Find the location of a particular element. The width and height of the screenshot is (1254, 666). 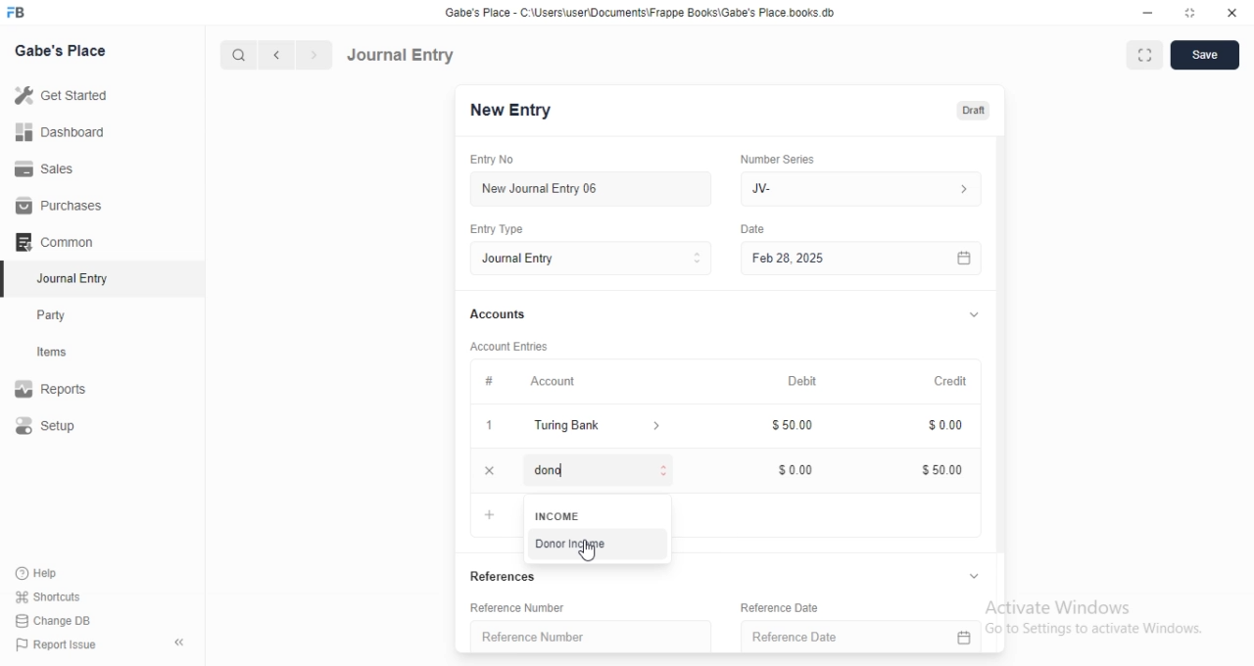

) Report Issue is located at coordinates (58, 645).